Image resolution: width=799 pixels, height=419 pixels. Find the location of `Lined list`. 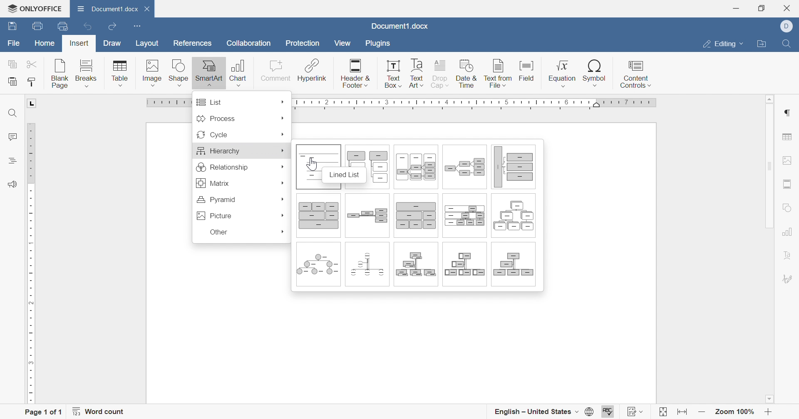

Lined list is located at coordinates (345, 175).